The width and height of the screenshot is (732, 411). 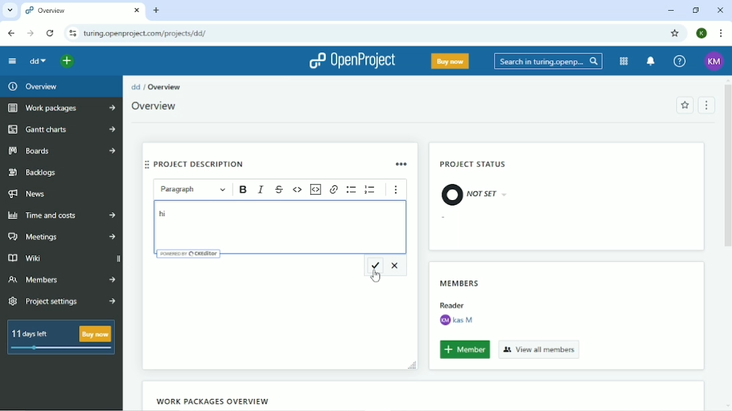 I want to click on Code, so click(x=298, y=189).